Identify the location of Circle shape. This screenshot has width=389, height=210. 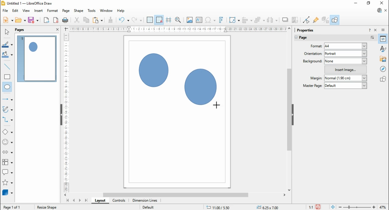
(154, 72).